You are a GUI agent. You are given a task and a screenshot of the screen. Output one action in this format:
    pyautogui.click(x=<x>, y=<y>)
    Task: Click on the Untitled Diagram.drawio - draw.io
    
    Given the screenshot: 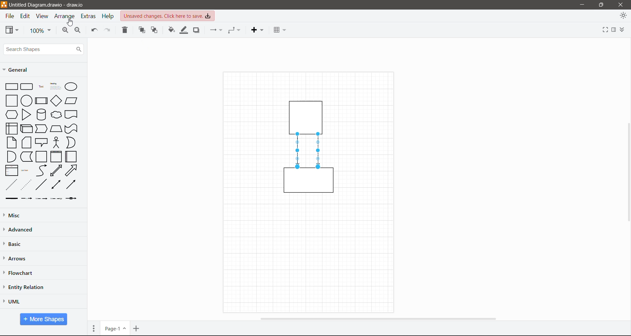 What is the action you would take?
    pyautogui.click(x=50, y=5)
    